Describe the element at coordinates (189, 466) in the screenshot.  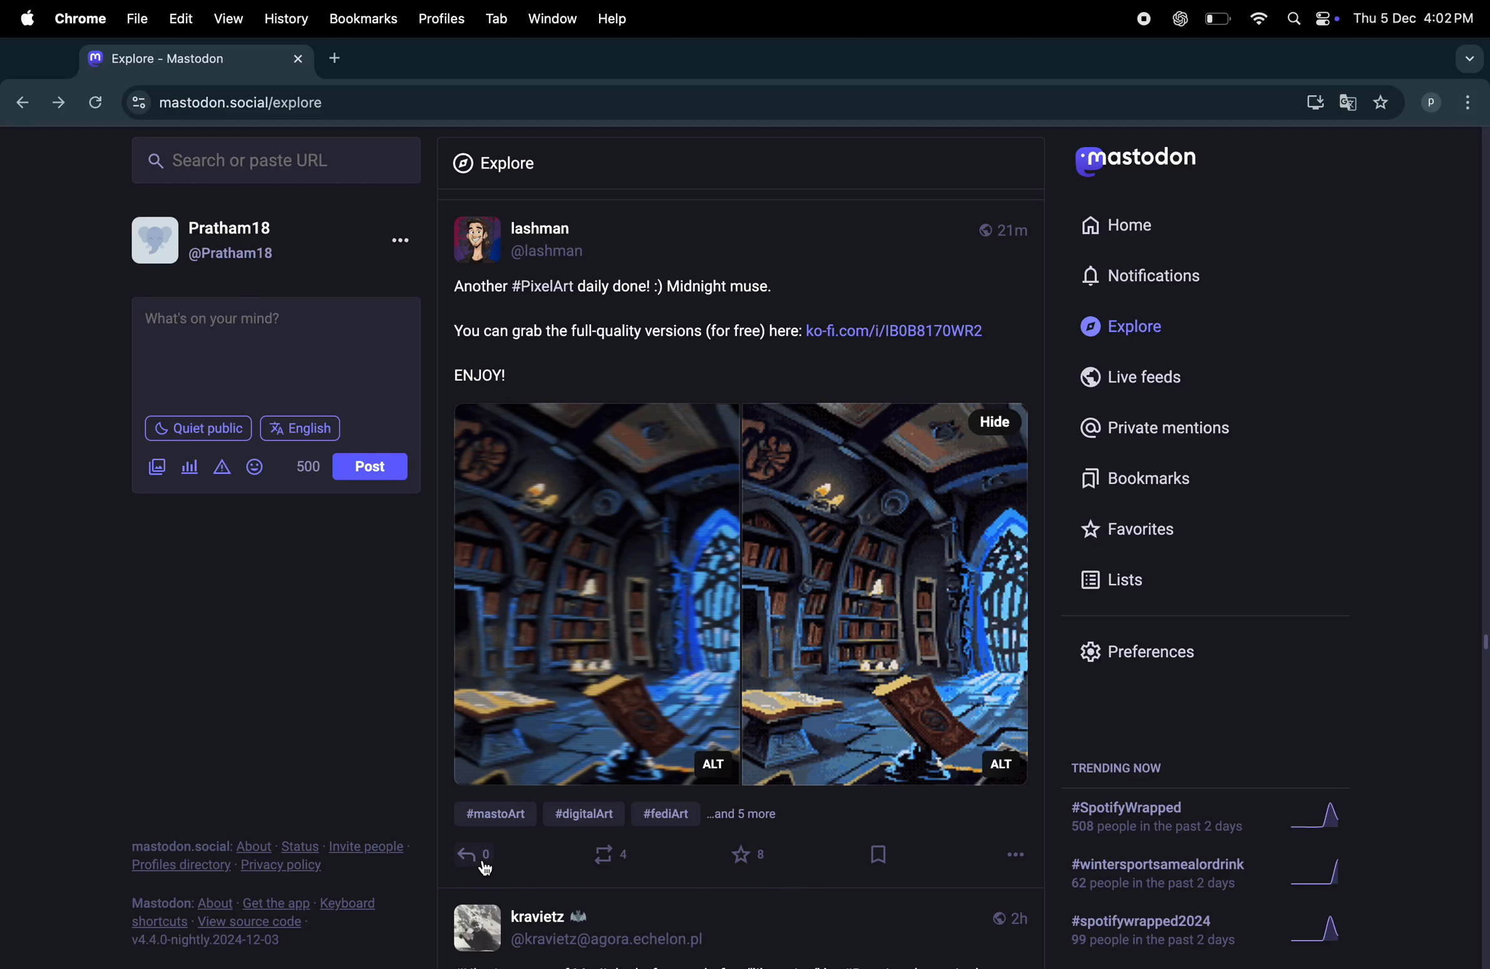
I see `poll` at that location.